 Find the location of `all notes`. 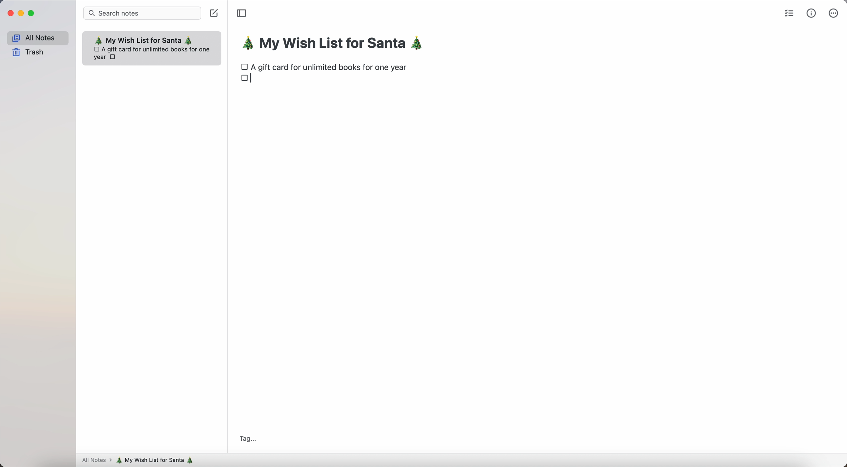

all notes is located at coordinates (95, 461).